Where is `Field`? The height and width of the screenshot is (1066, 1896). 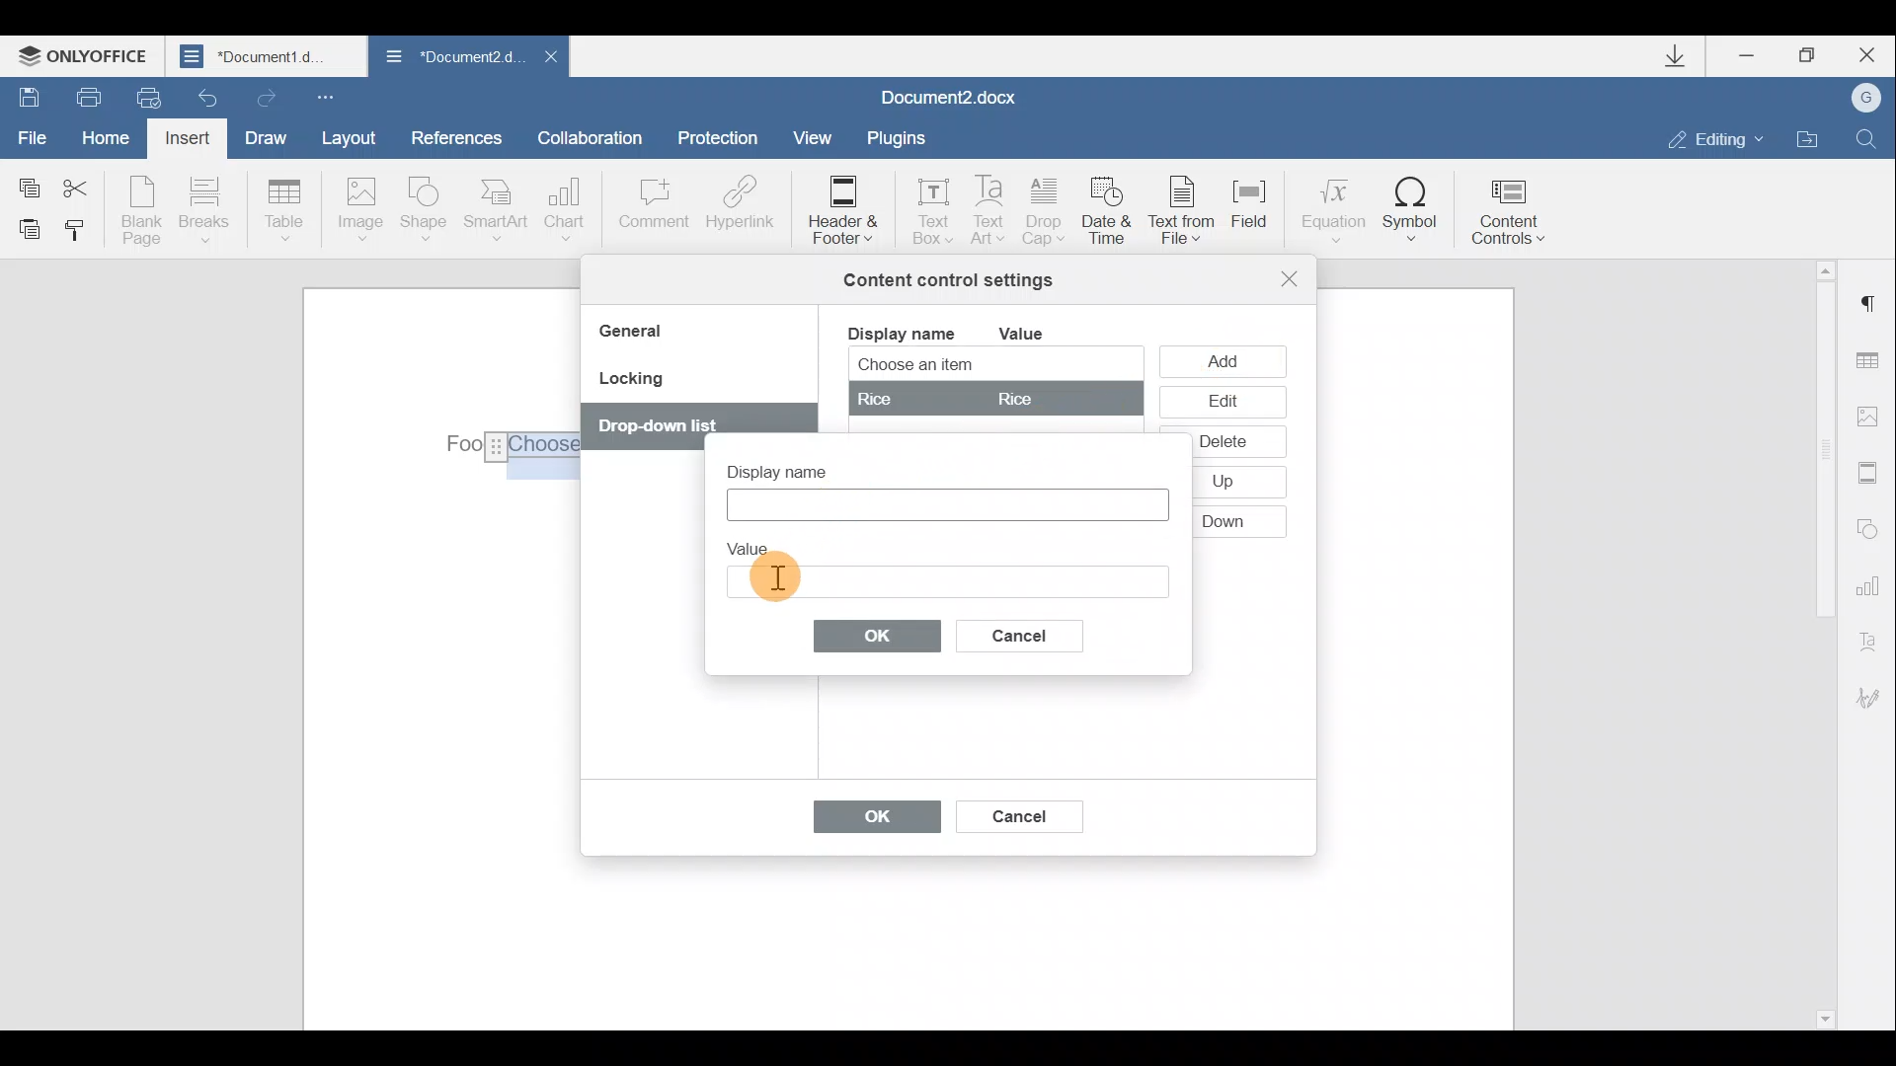 Field is located at coordinates (1258, 216).